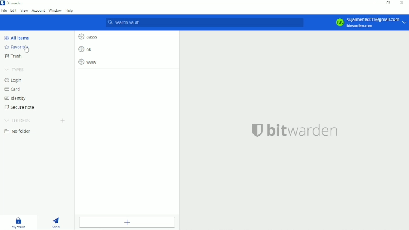  What do you see at coordinates (55, 10) in the screenshot?
I see `Window` at bounding box center [55, 10].